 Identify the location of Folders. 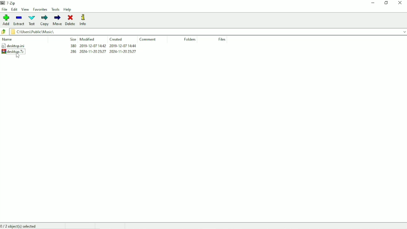
(190, 39).